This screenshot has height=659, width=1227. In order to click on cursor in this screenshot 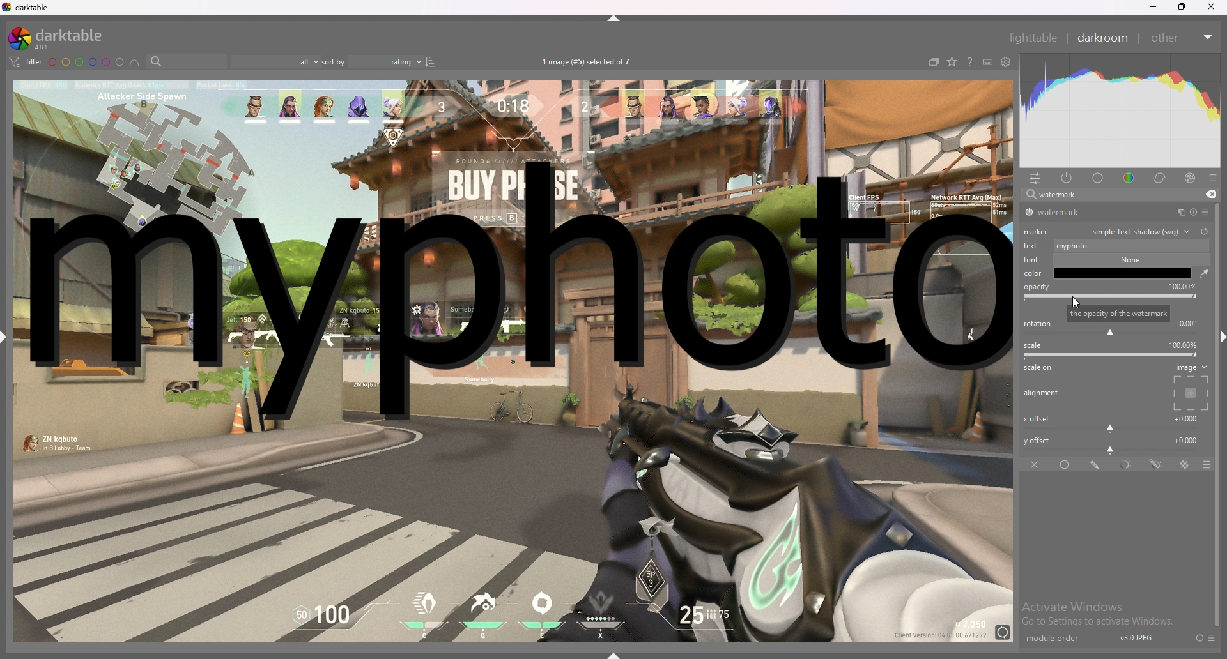, I will do `click(1074, 302)`.